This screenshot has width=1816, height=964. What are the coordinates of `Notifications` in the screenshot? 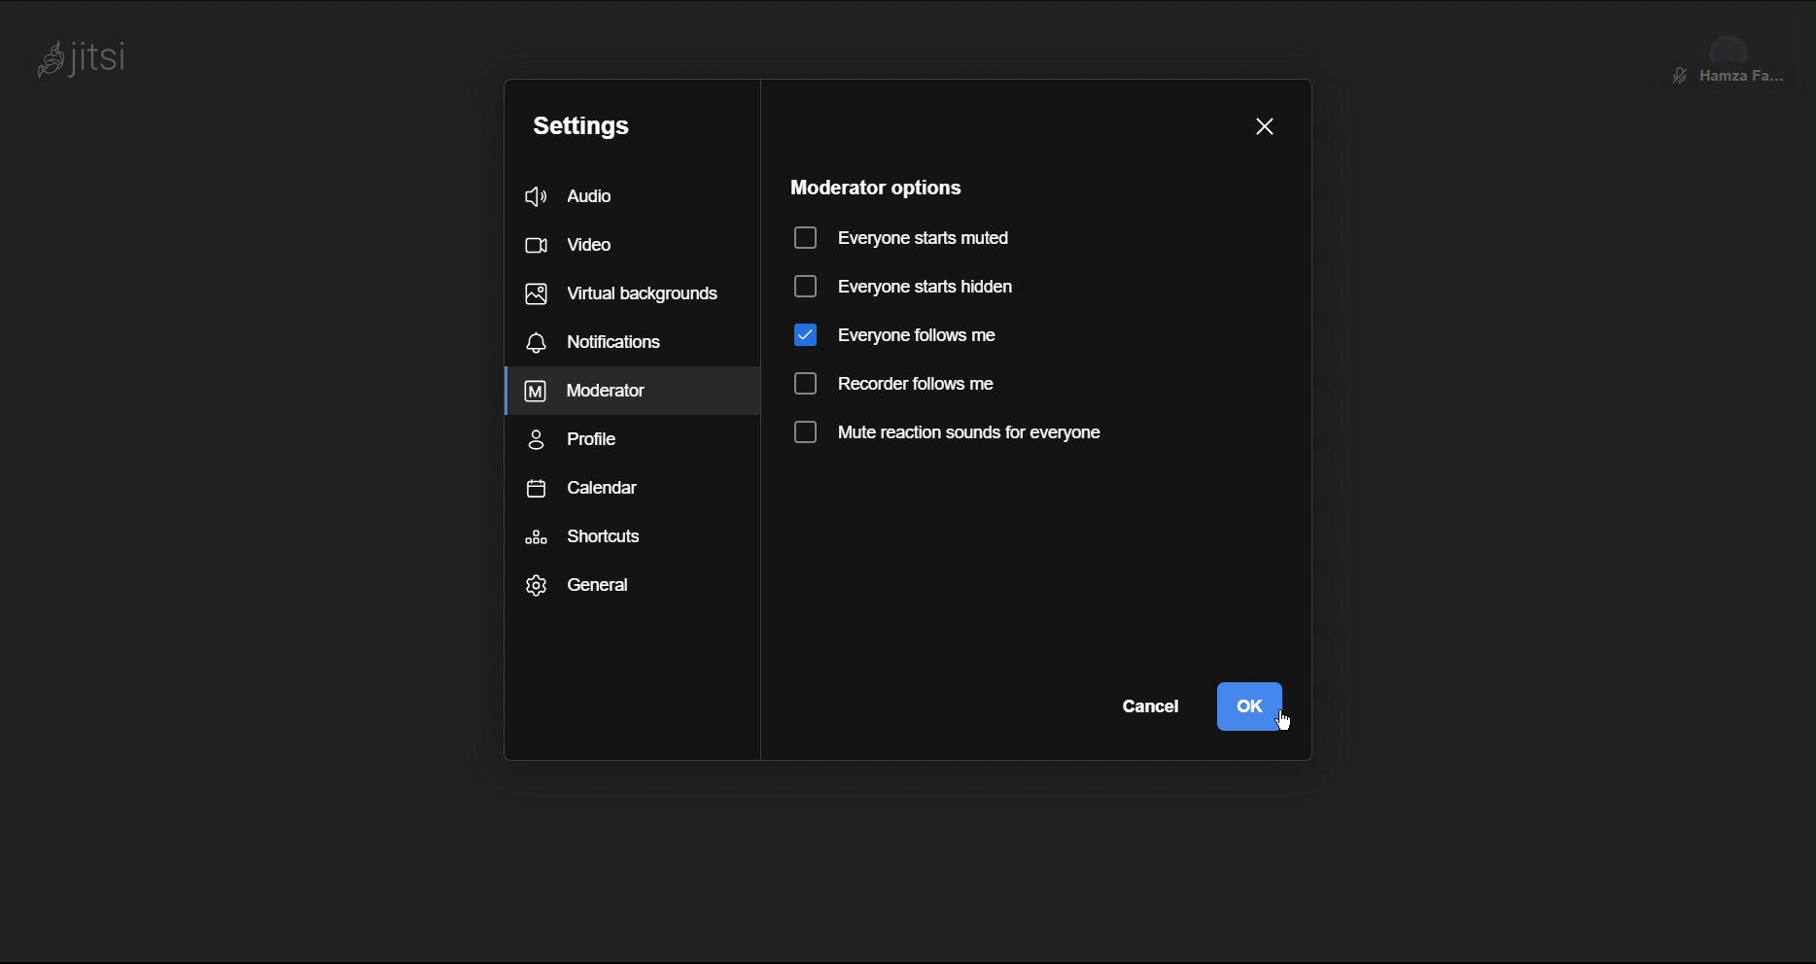 It's located at (601, 341).